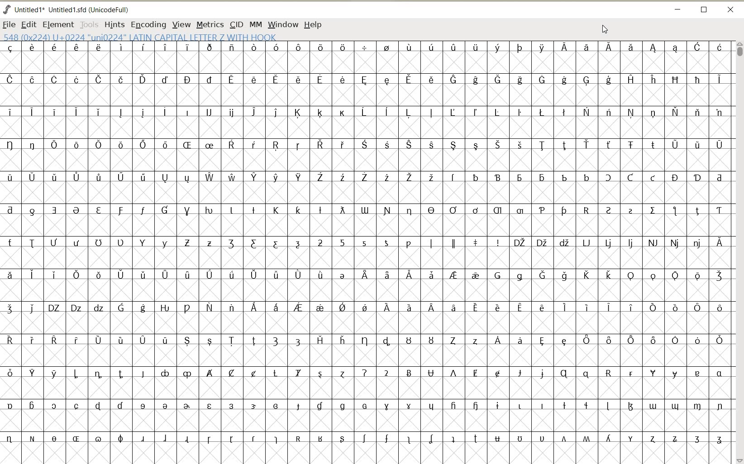 The width and height of the screenshot is (744, 464). I want to click on HELP, so click(314, 25).